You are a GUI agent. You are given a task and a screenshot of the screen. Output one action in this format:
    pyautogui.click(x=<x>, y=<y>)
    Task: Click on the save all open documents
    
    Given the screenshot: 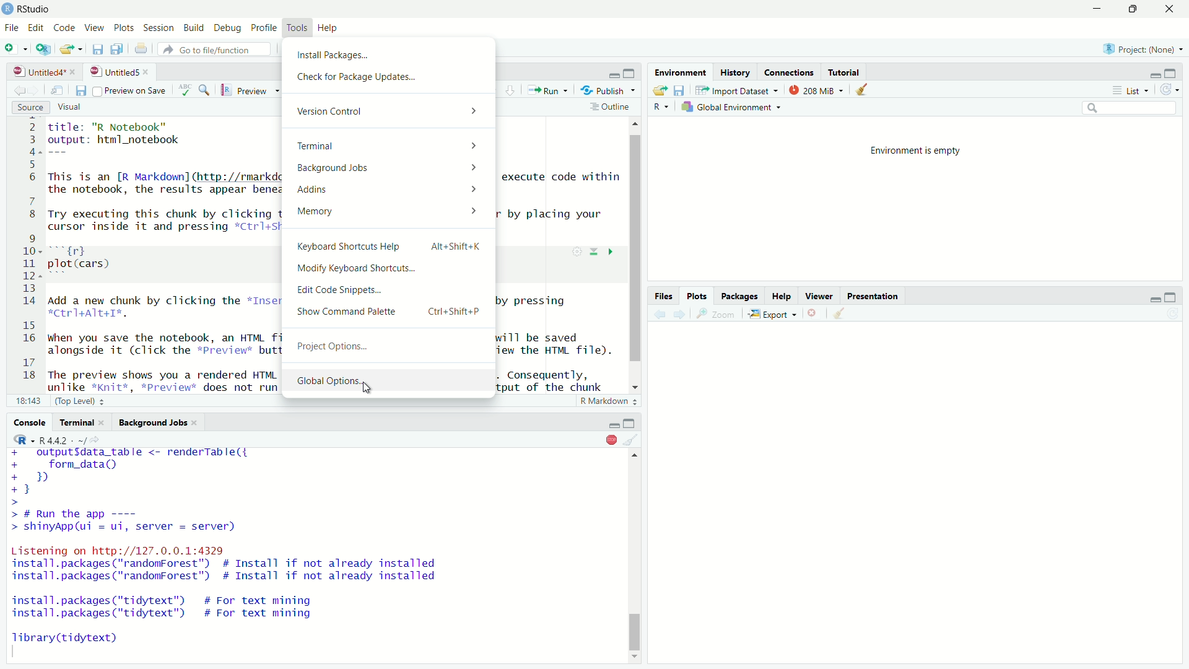 What is the action you would take?
    pyautogui.click(x=118, y=49)
    